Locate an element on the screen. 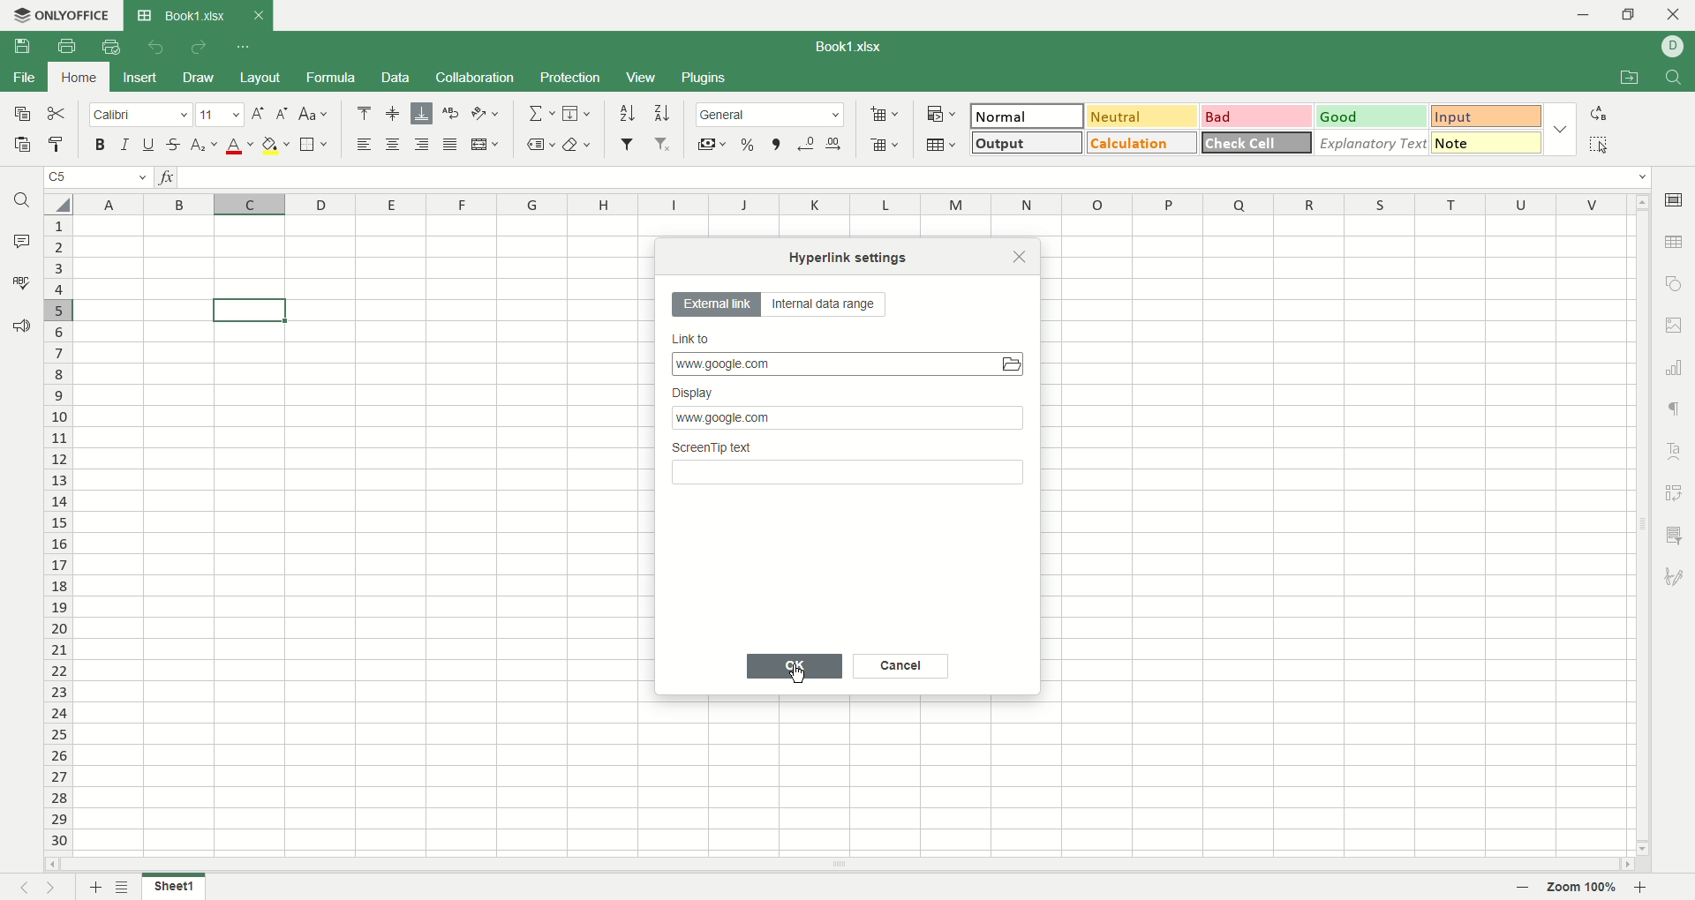 The height and width of the screenshot is (900, 1695). Book1.xslx is located at coordinates (198, 15).